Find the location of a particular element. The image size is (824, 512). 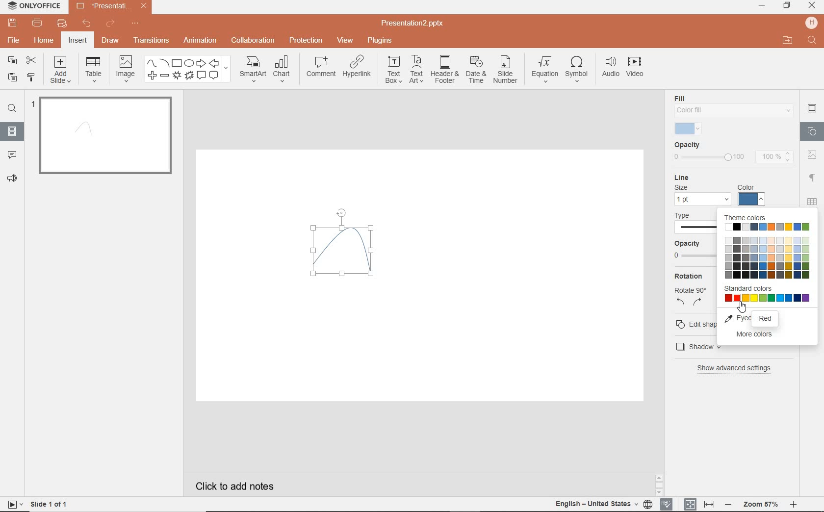

rotation is located at coordinates (691, 282).